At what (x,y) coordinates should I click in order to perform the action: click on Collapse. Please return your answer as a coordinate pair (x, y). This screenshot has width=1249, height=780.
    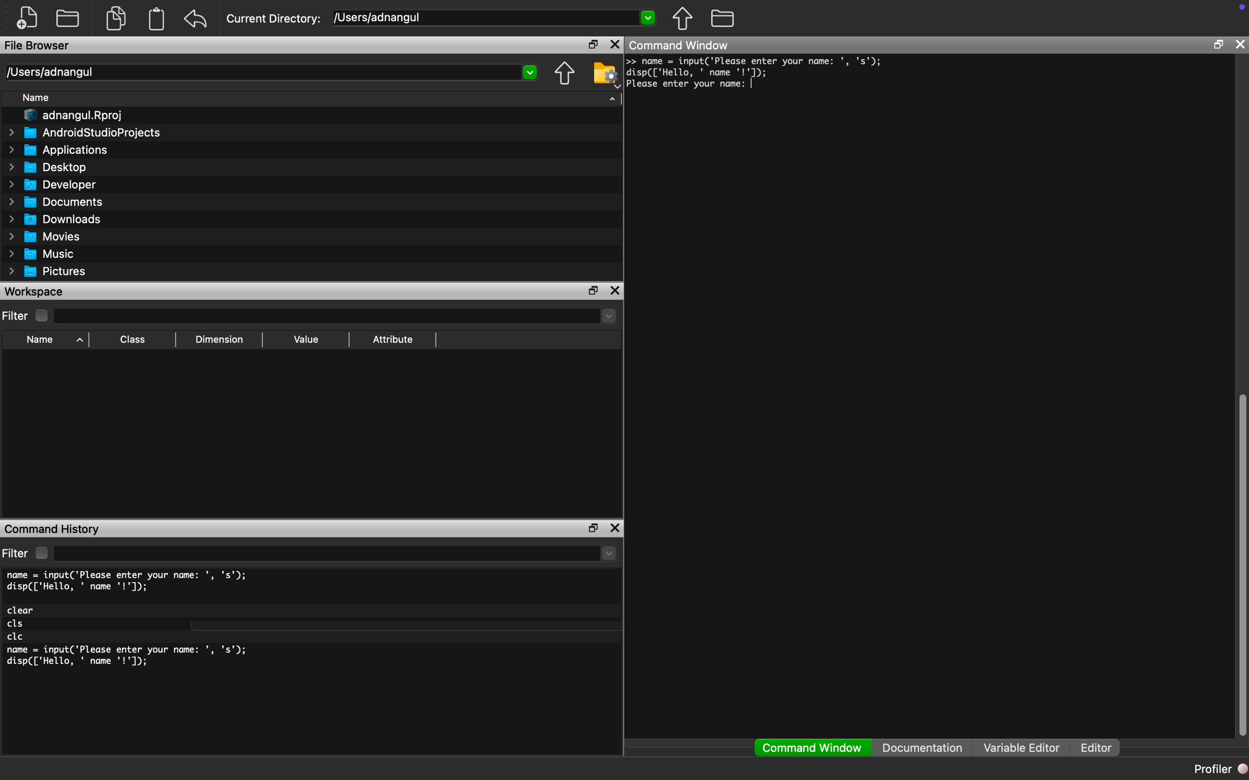
    Looking at the image, I should click on (613, 99).